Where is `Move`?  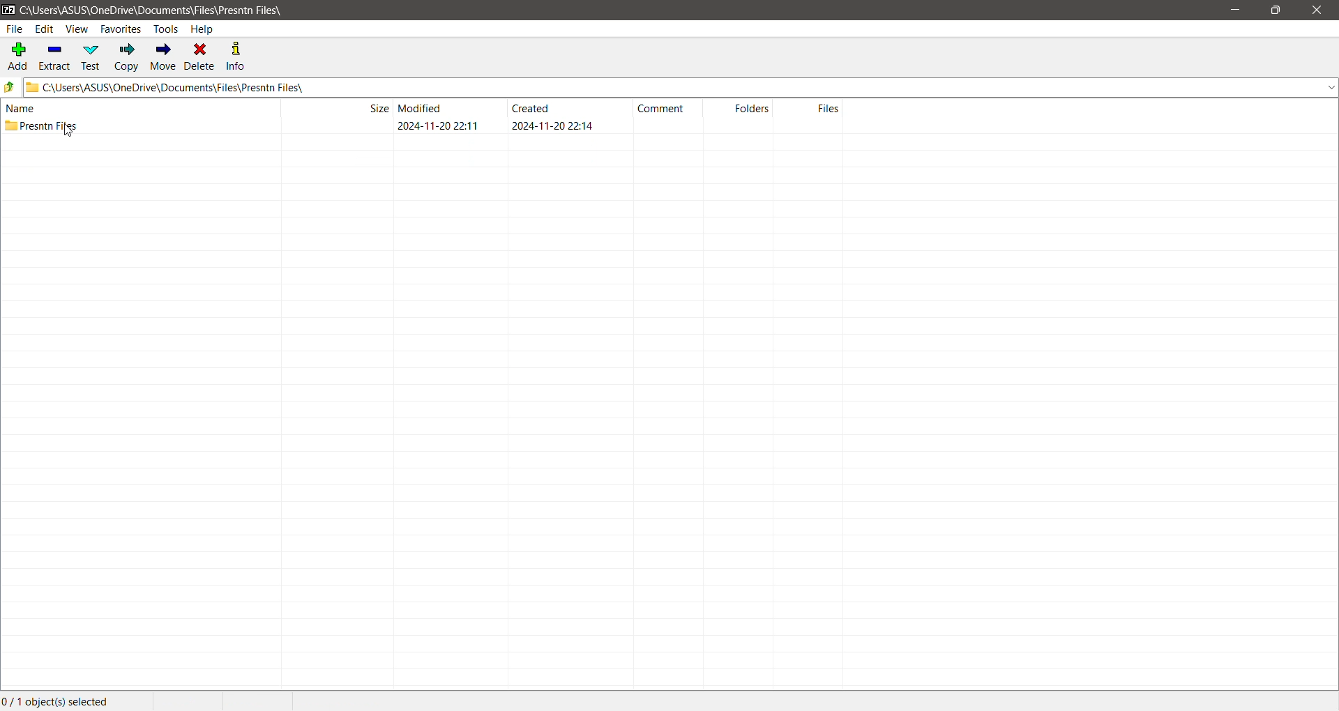 Move is located at coordinates (164, 57).